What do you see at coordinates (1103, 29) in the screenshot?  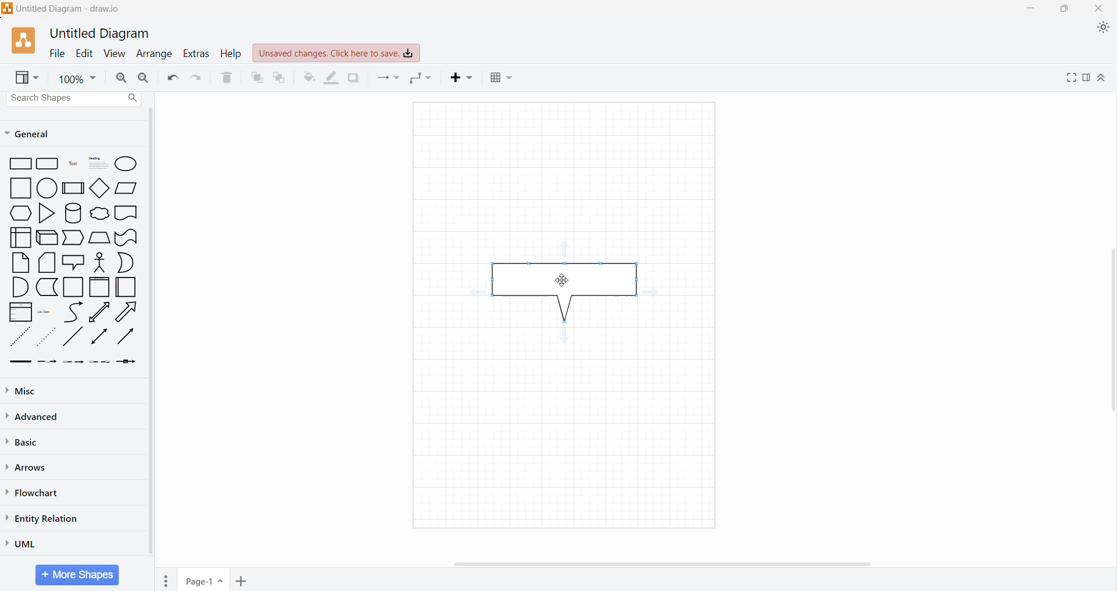 I see `Appearance` at bounding box center [1103, 29].